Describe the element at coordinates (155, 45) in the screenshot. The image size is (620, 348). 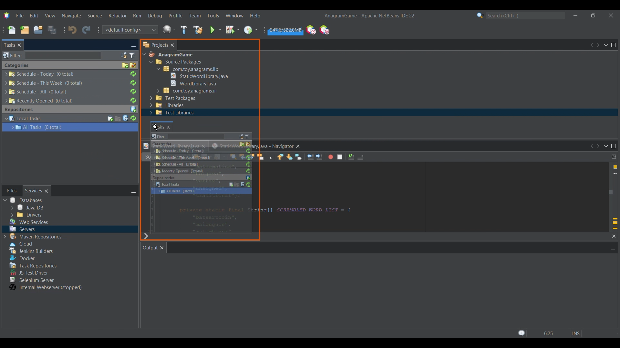
I see `Projects tab` at that location.